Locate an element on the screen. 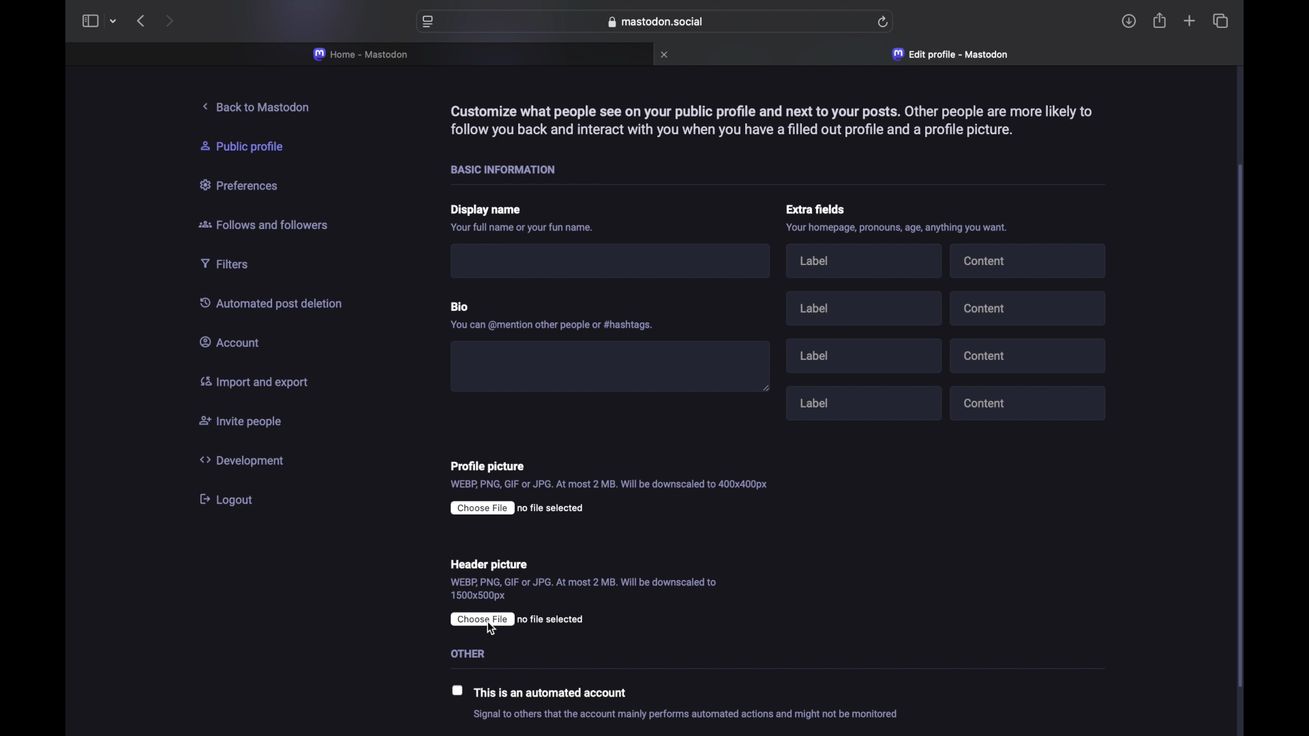 This screenshot has width=1309, height=736. tab group picker is located at coordinates (113, 22).